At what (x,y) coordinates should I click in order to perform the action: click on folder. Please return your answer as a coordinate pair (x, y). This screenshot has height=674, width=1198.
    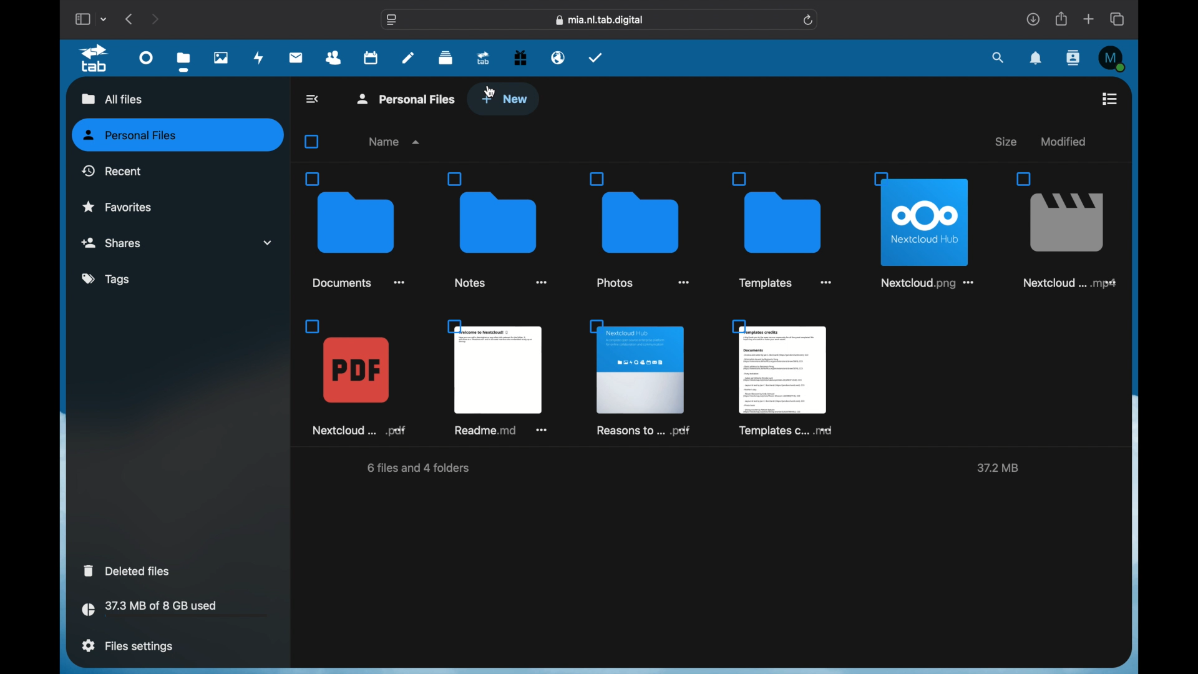
    Looking at the image, I should click on (355, 230).